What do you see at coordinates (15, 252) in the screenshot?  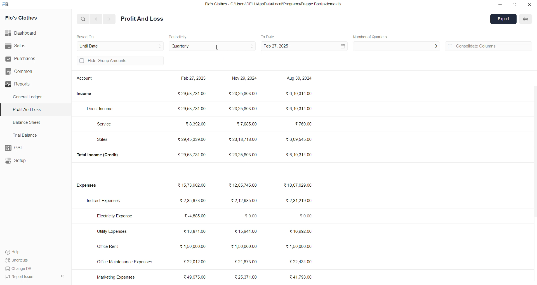 I see `Help` at bounding box center [15, 252].